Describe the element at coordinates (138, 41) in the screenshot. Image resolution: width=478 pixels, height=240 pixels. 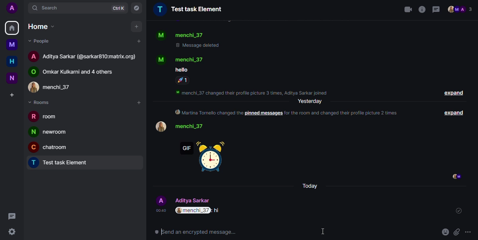
I see `add` at that location.